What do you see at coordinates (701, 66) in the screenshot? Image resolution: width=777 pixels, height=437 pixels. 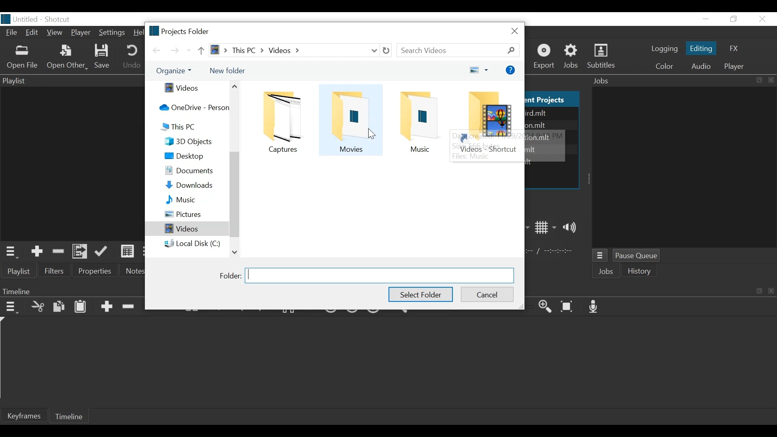 I see `Audio` at bounding box center [701, 66].